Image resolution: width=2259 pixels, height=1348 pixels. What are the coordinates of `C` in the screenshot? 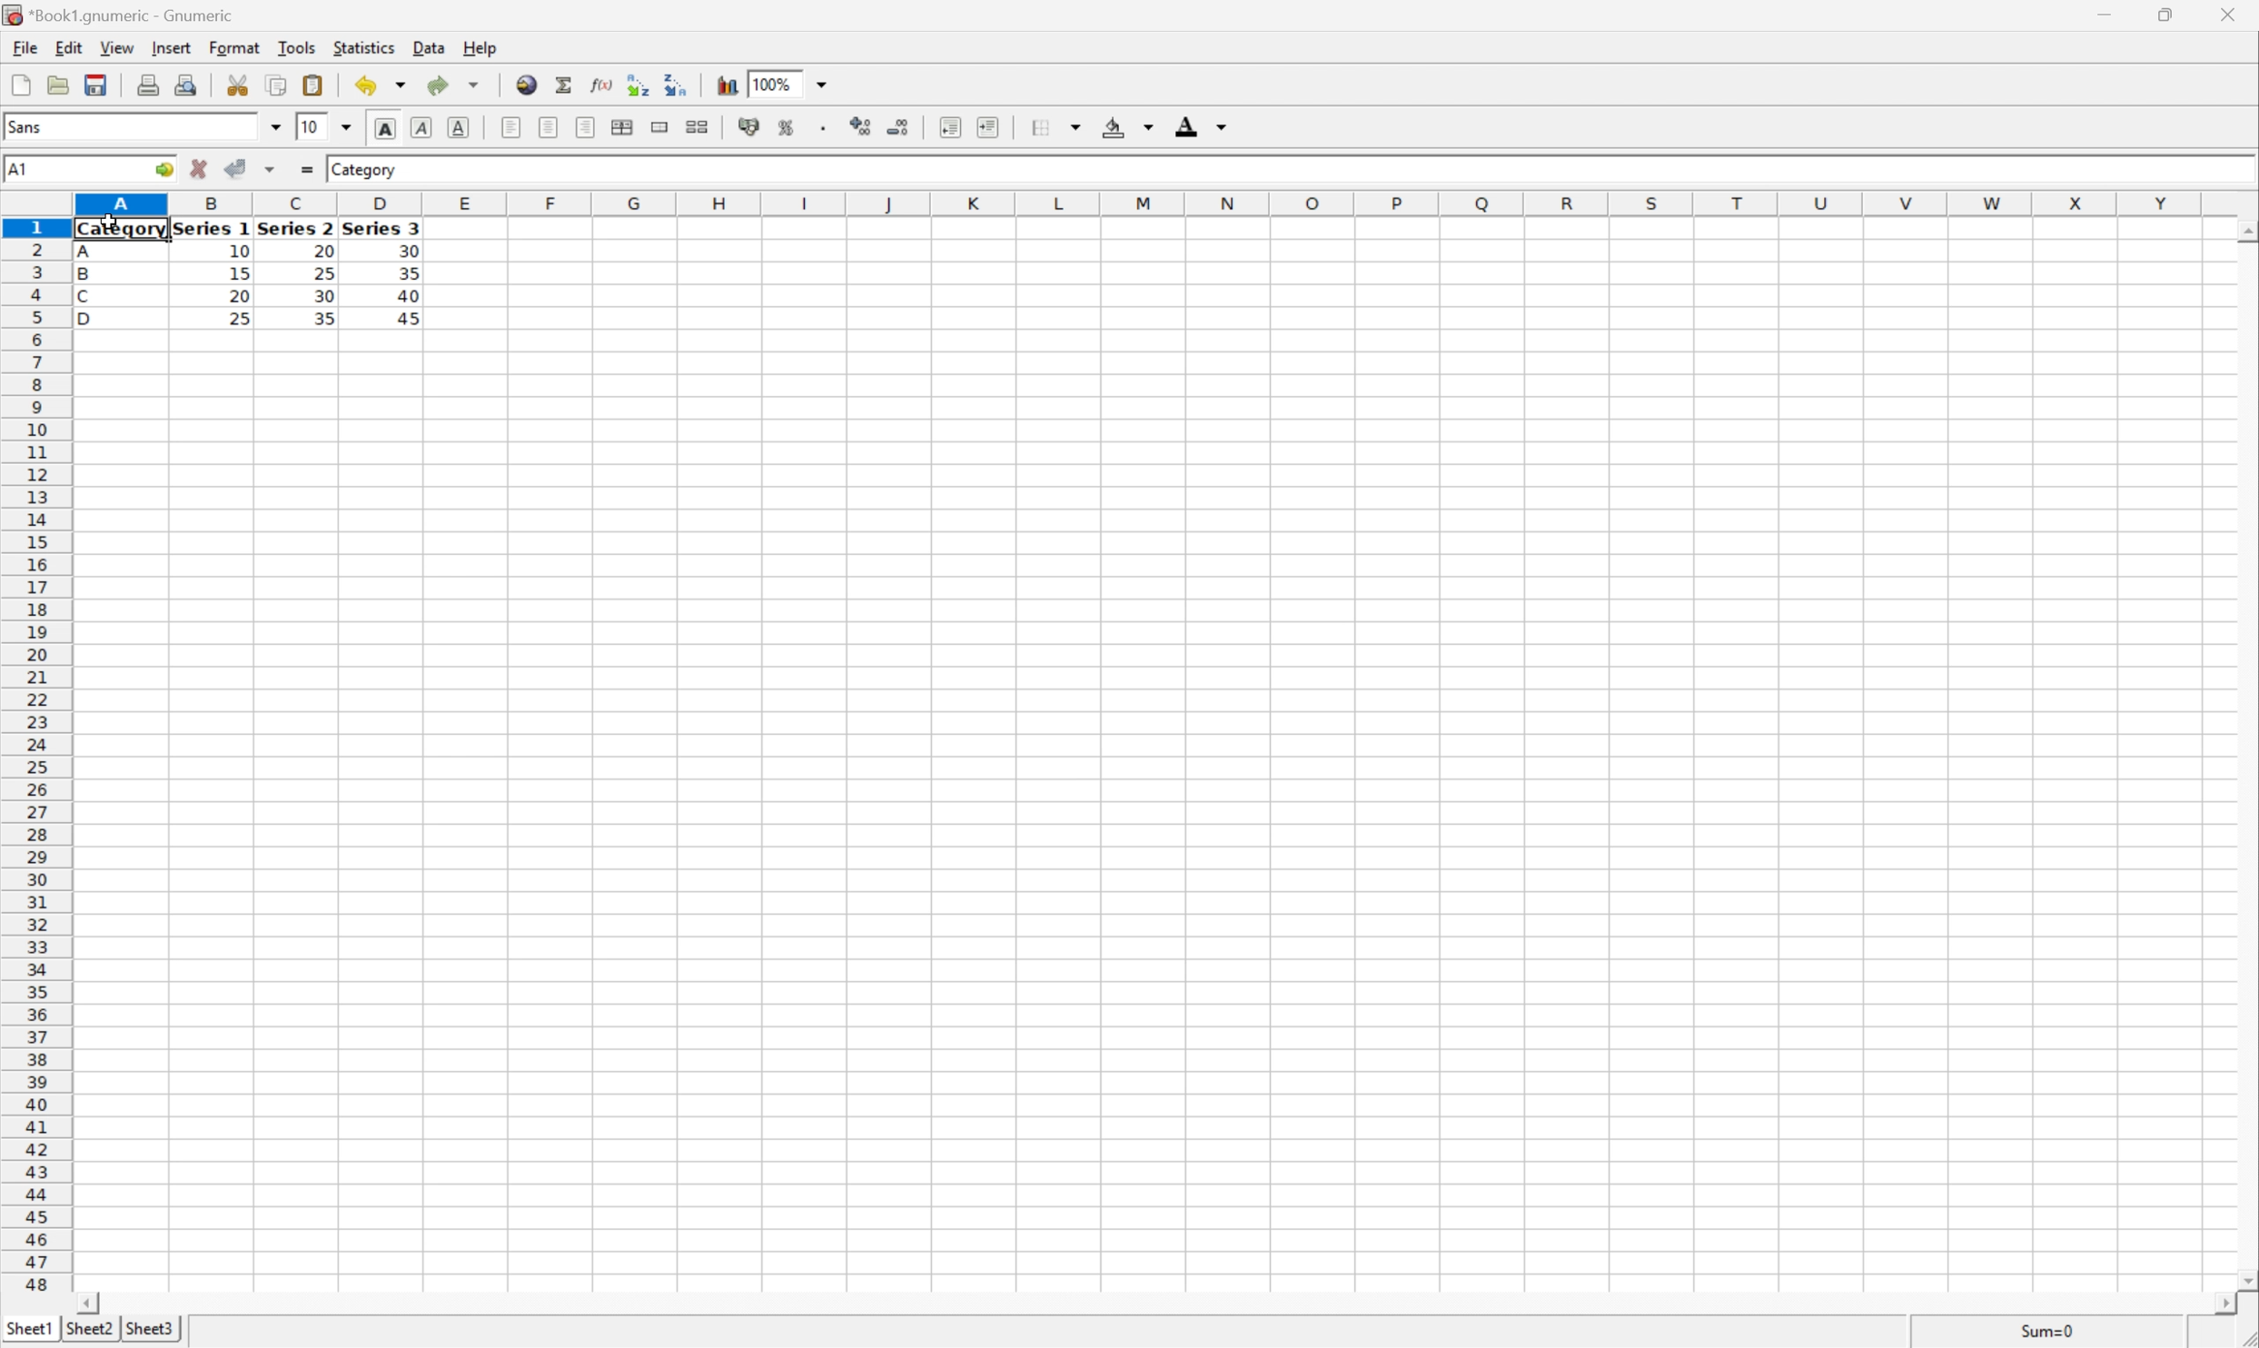 It's located at (84, 298).